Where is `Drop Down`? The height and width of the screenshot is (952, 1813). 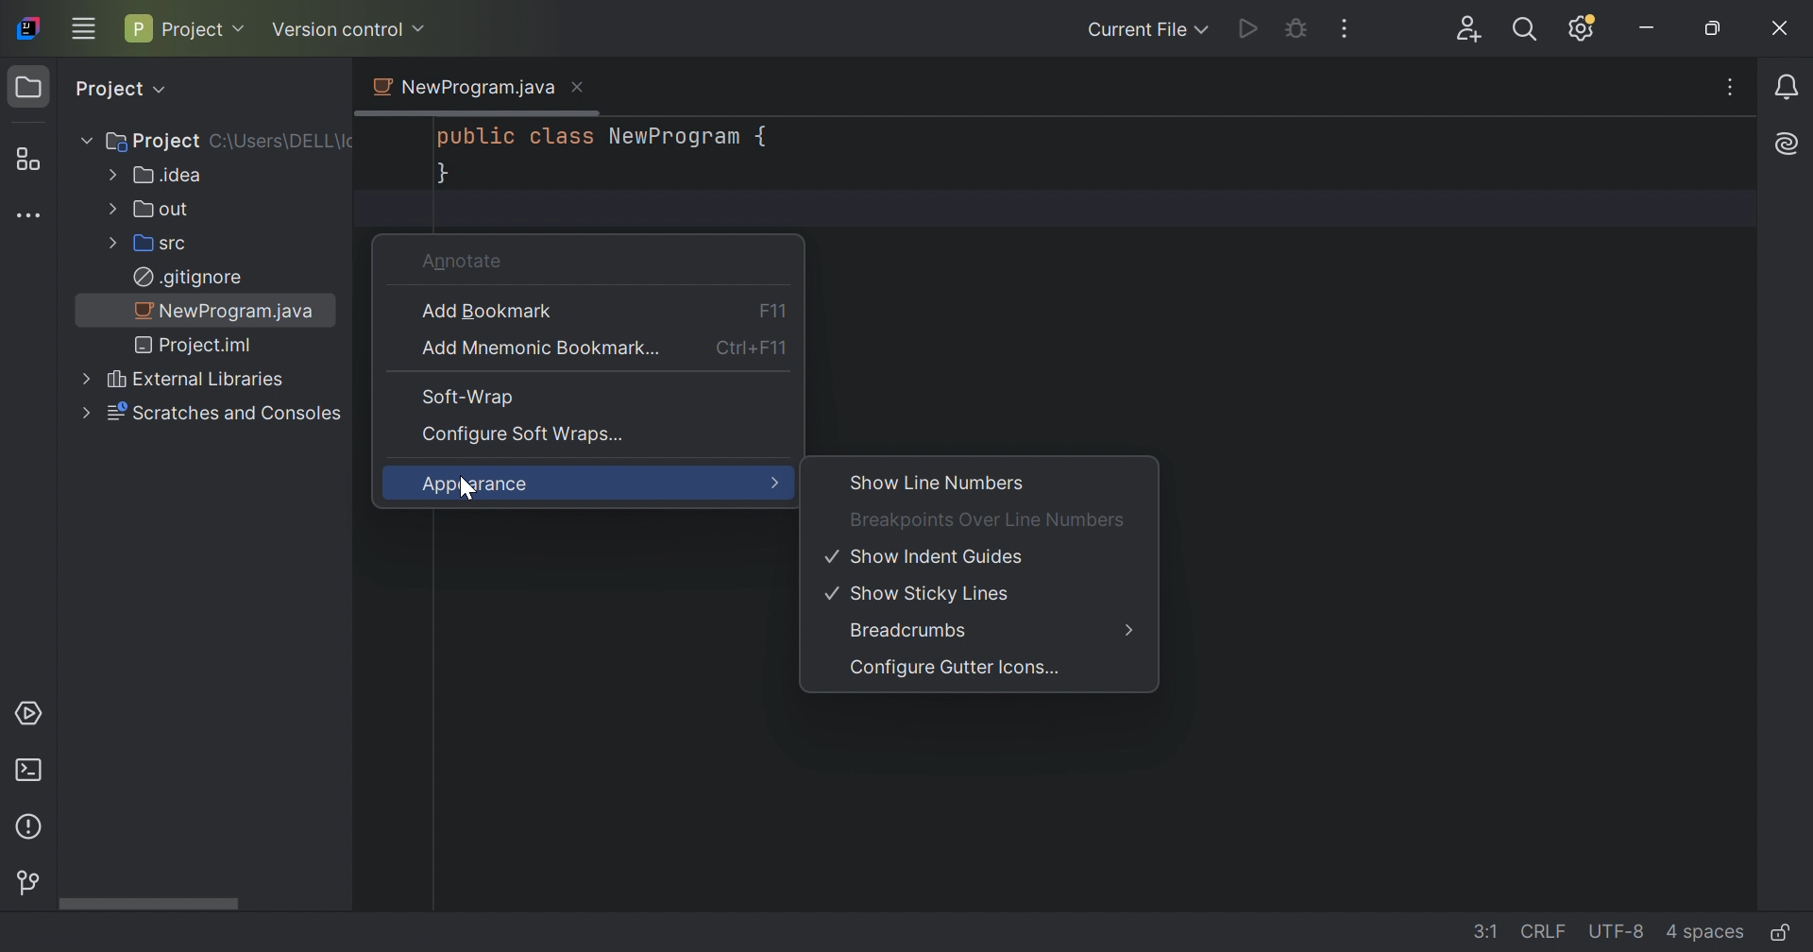 Drop Down is located at coordinates (83, 141).